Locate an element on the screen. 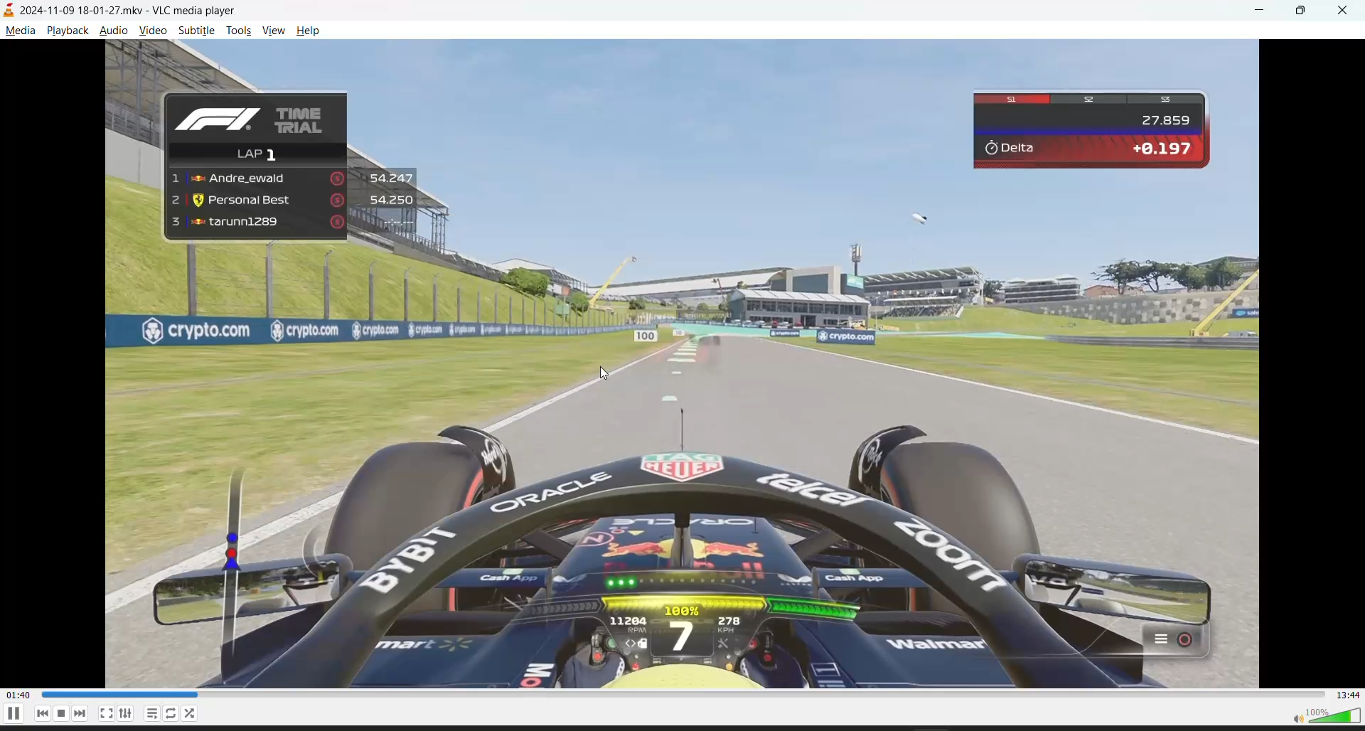 The height and width of the screenshot is (731, 1365). minimize is located at coordinates (1255, 11).